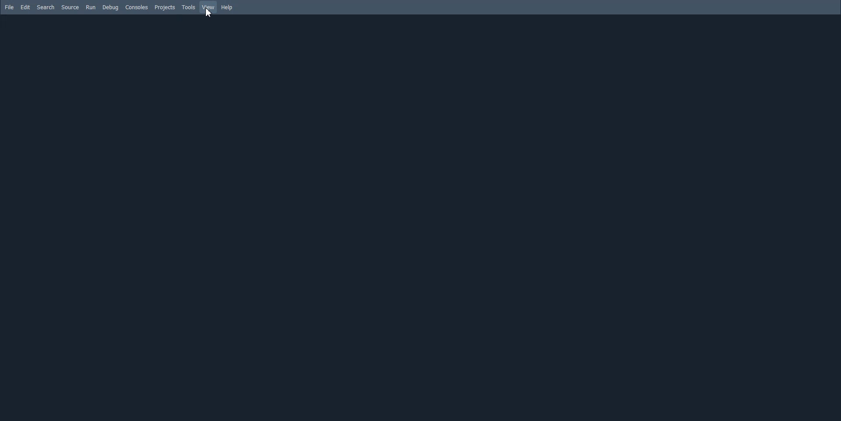  What do you see at coordinates (91, 7) in the screenshot?
I see `Run` at bounding box center [91, 7].